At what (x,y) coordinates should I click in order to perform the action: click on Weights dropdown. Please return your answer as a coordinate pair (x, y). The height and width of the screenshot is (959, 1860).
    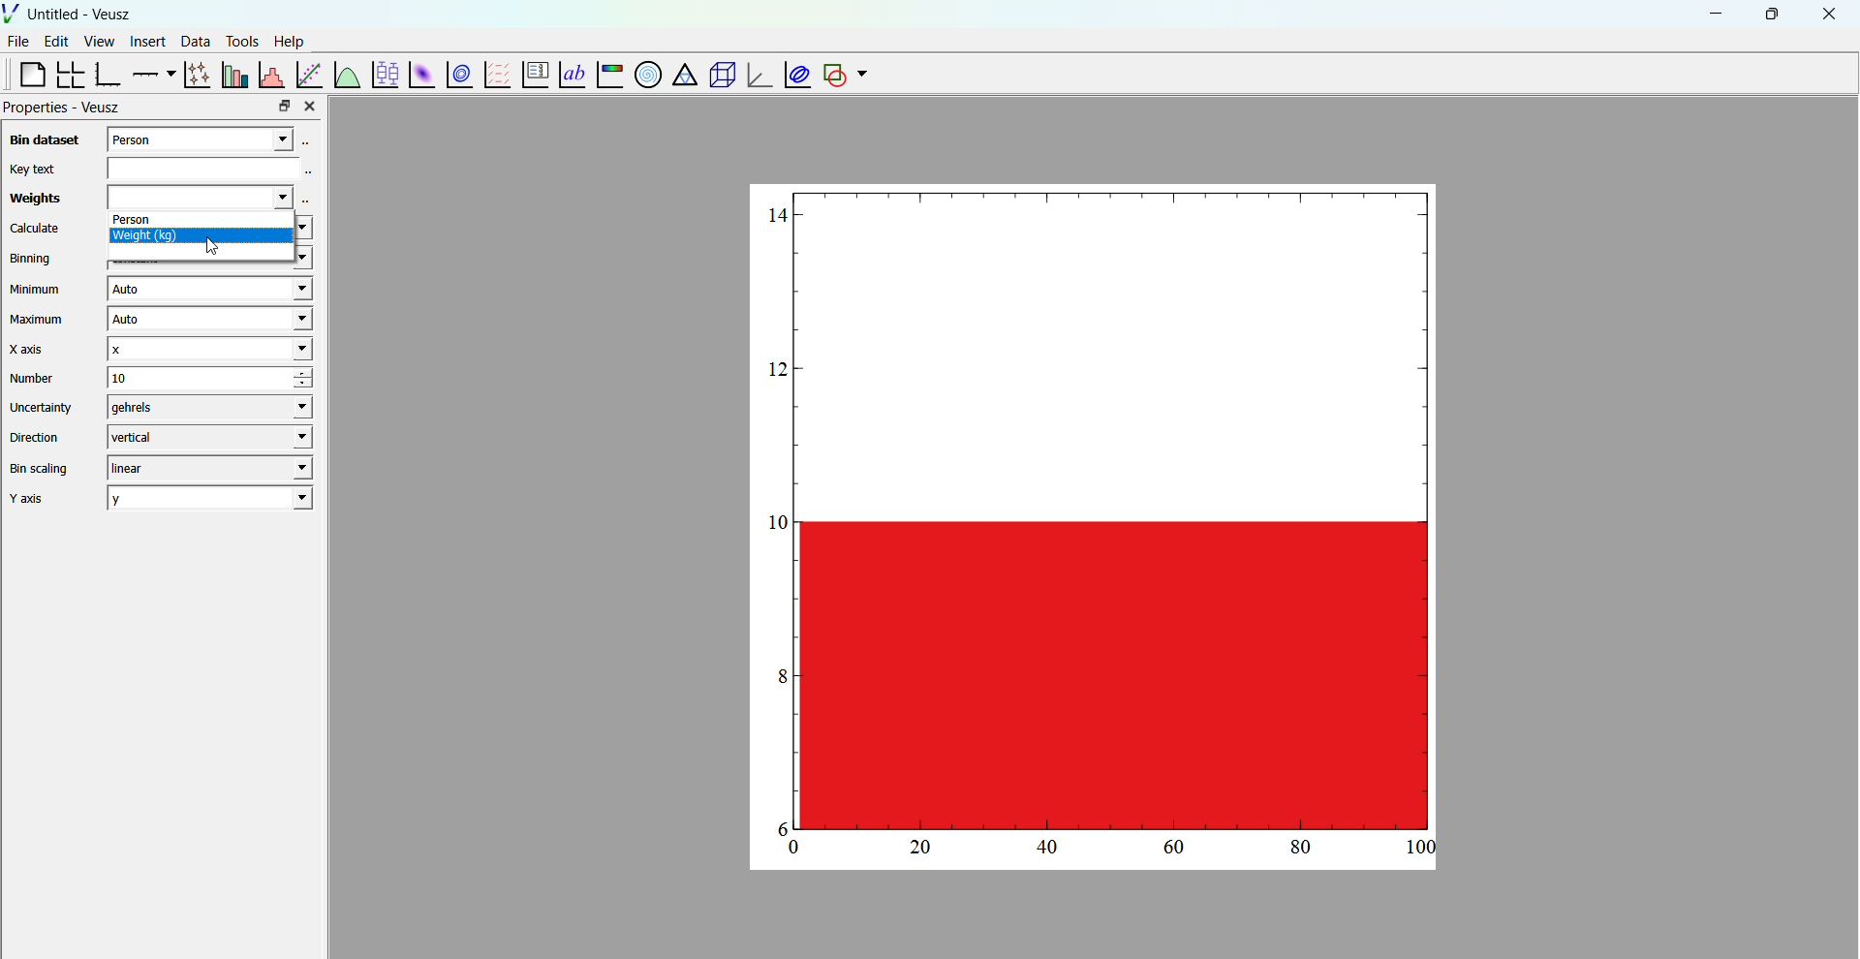
    Looking at the image, I should click on (197, 197).